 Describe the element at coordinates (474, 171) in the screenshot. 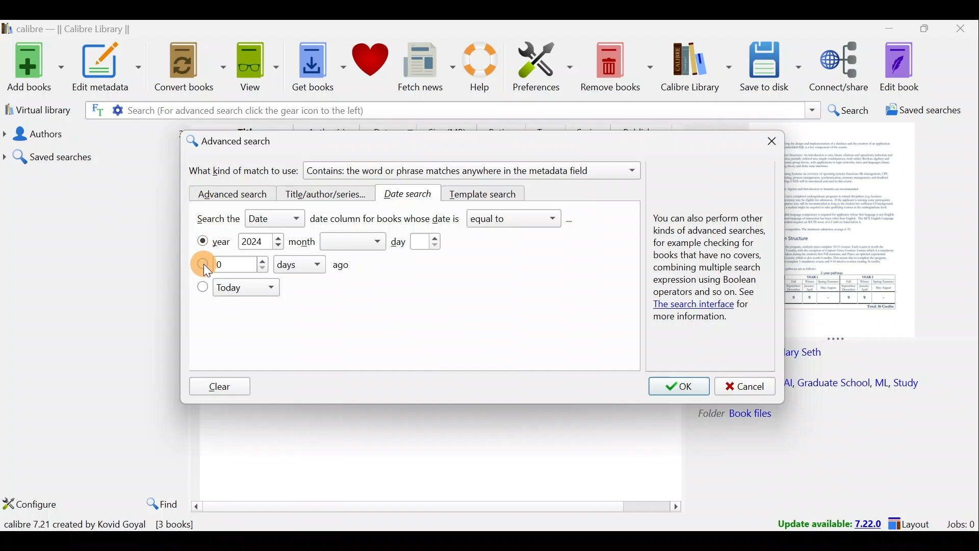

I see `Contains: the word or phrase matches anywhere in the metadata field` at that location.